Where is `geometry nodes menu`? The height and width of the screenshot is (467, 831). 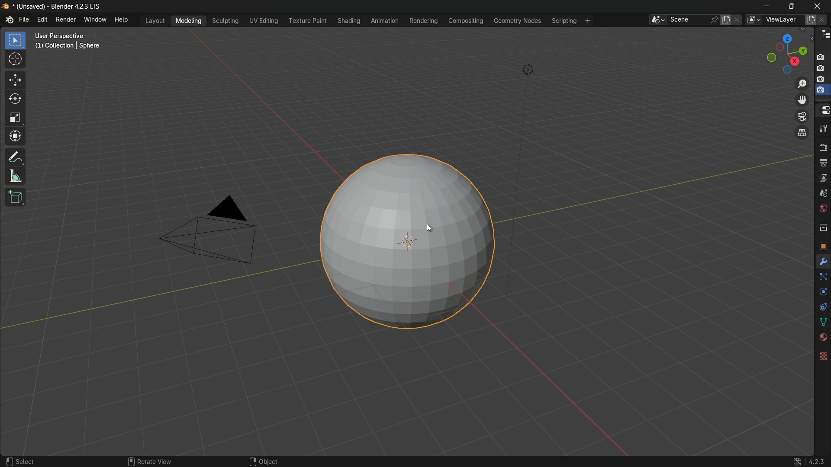
geometry nodes menu is located at coordinates (518, 22).